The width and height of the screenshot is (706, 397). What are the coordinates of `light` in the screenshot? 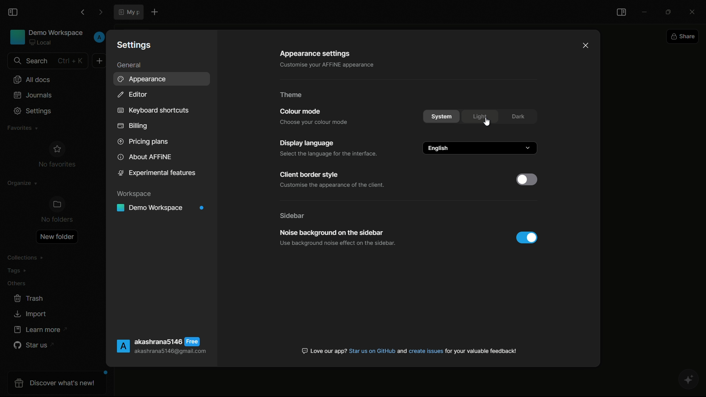 It's located at (480, 115).